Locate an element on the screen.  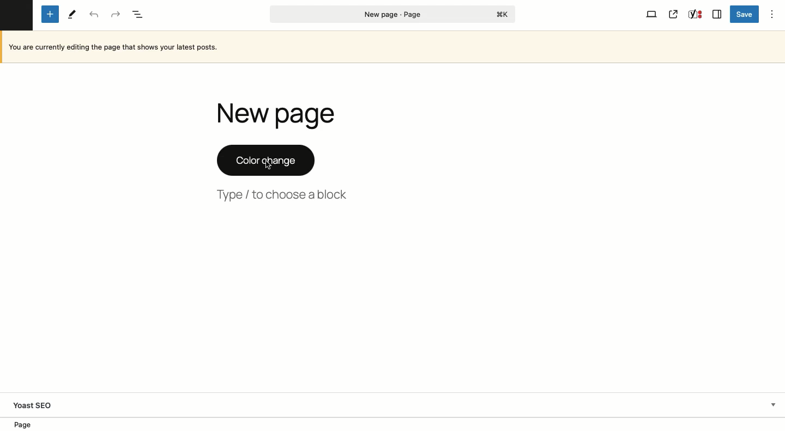
cursor is located at coordinates (269, 165).